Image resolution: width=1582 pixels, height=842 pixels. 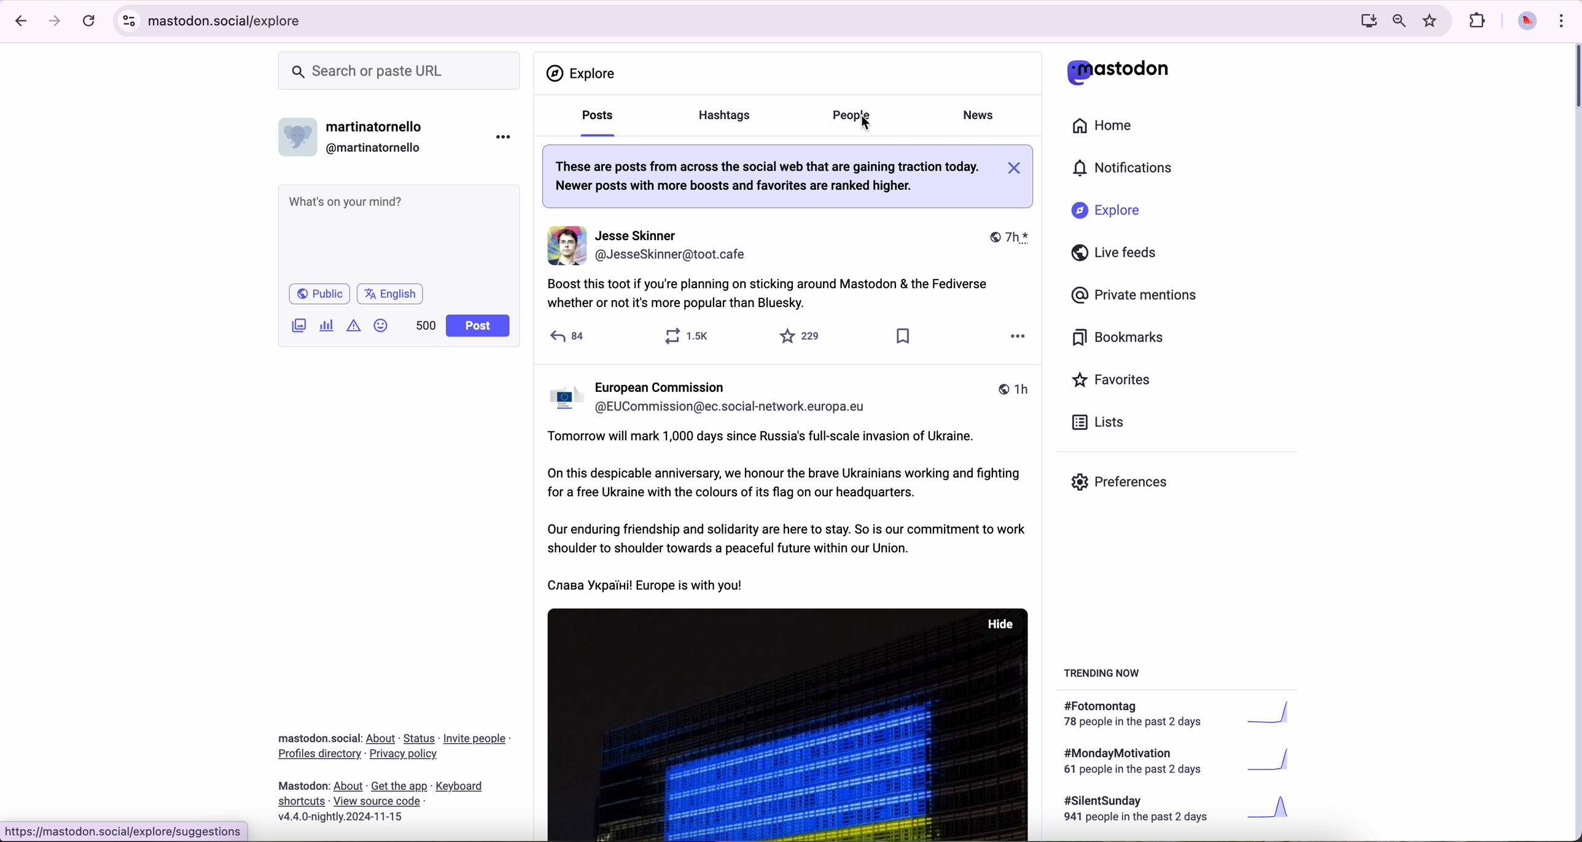 I want to click on #silentsunday, so click(x=1180, y=811).